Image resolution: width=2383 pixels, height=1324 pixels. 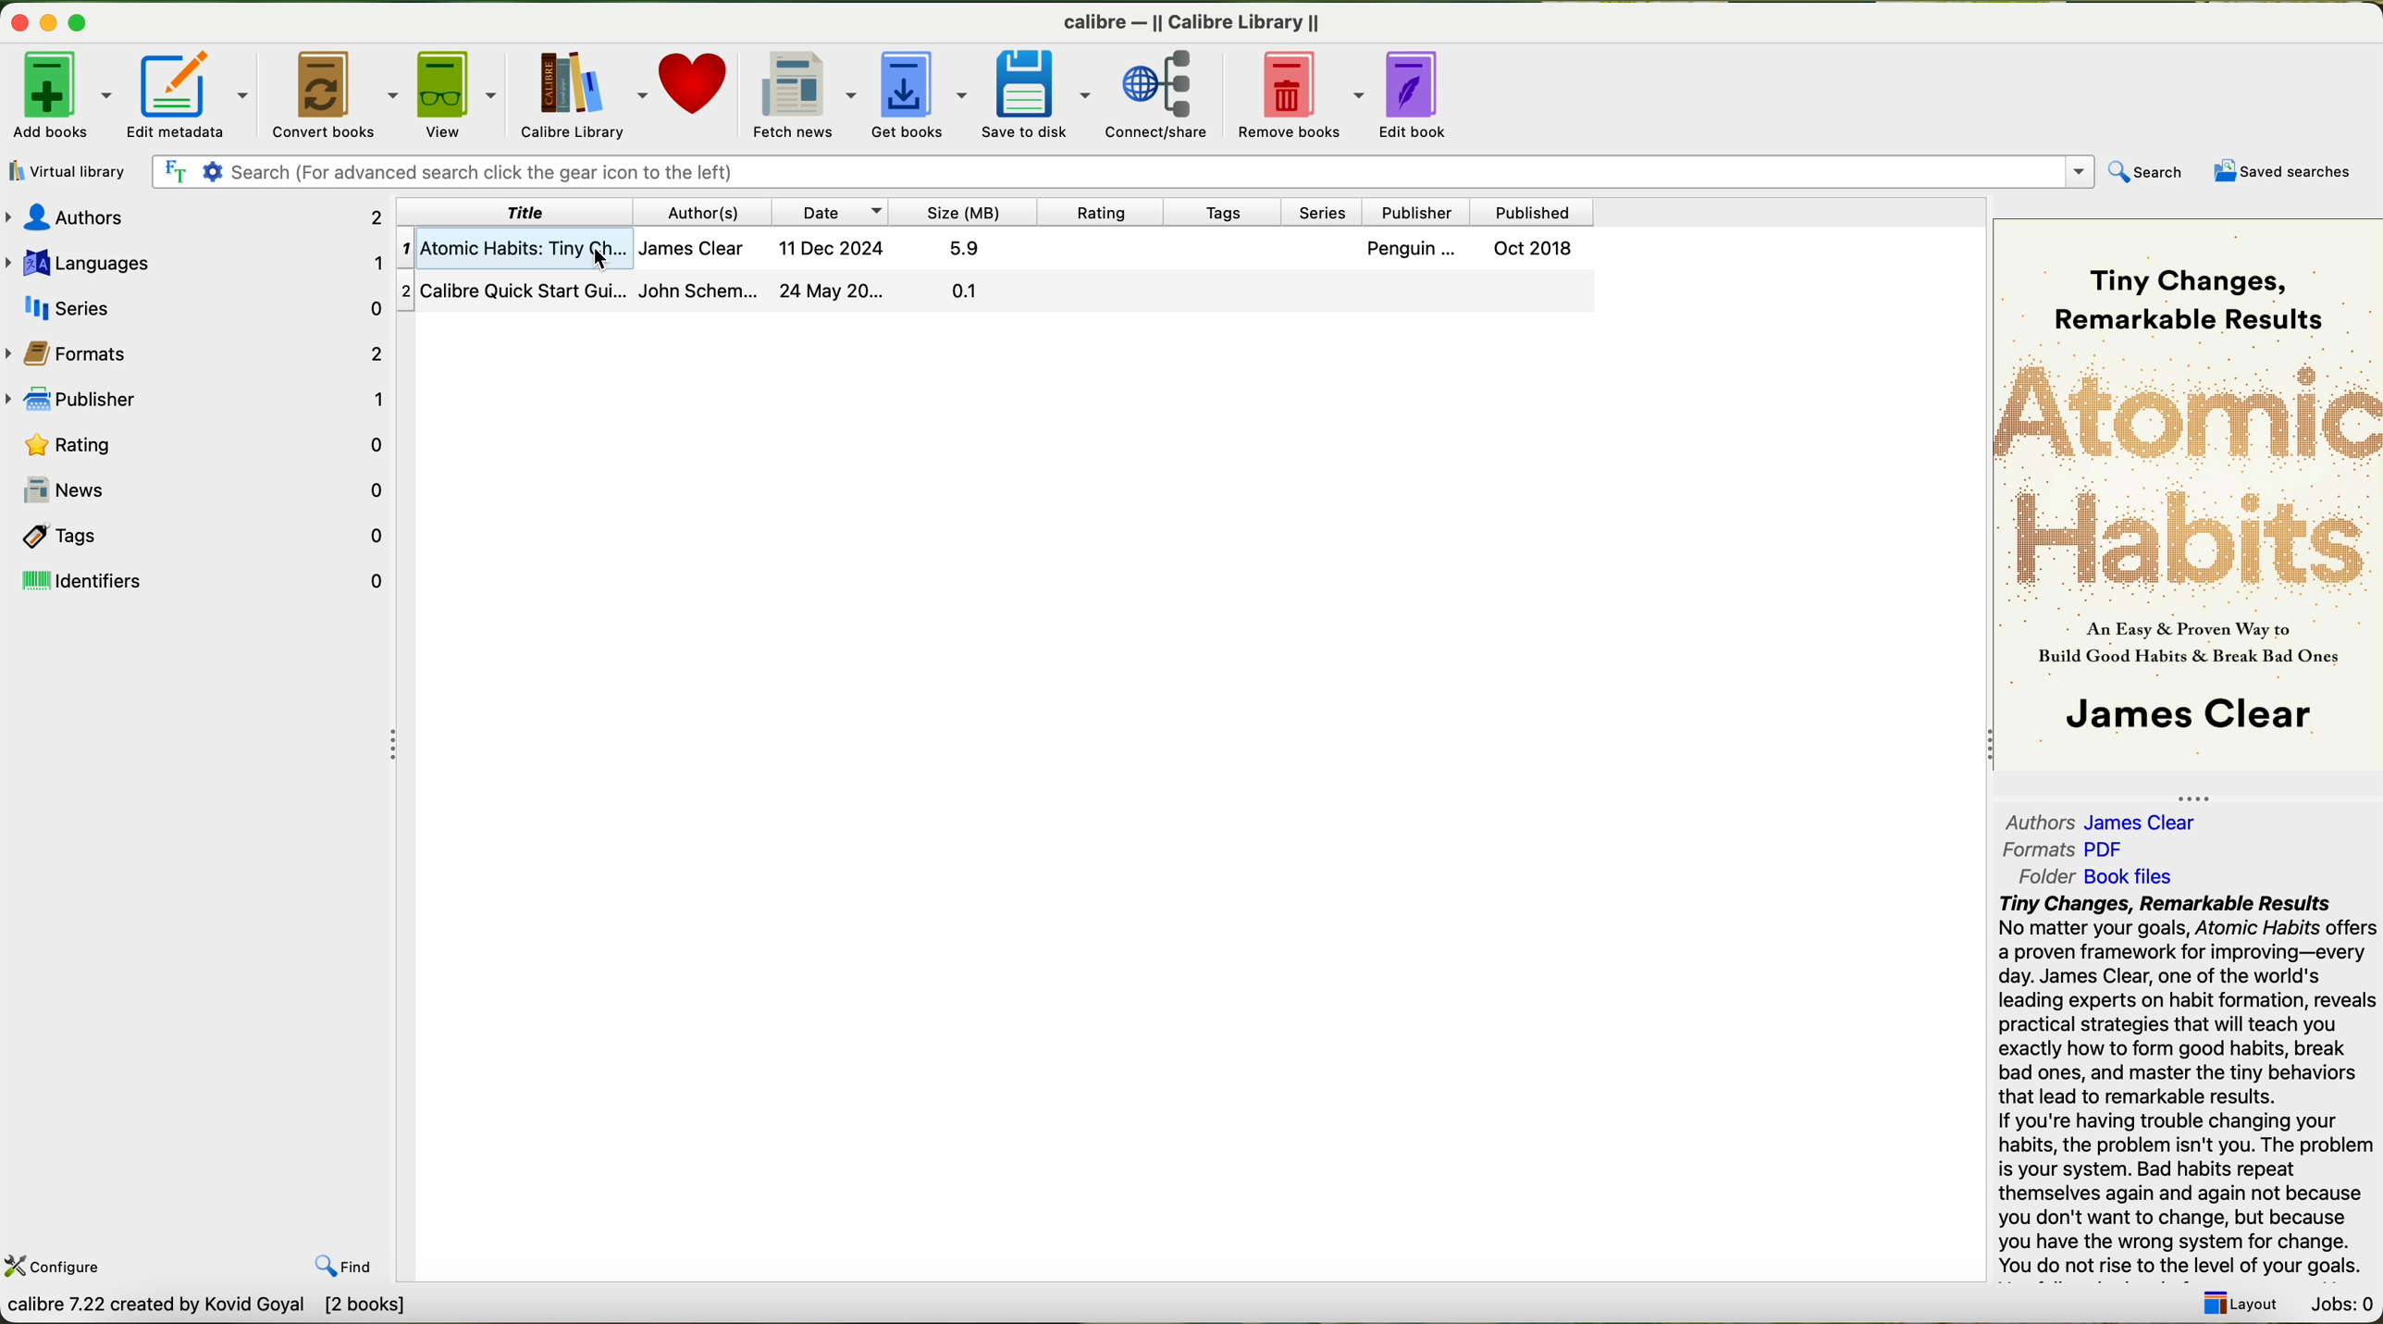 What do you see at coordinates (2283, 169) in the screenshot?
I see `saved searches` at bounding box center [2283, 169].